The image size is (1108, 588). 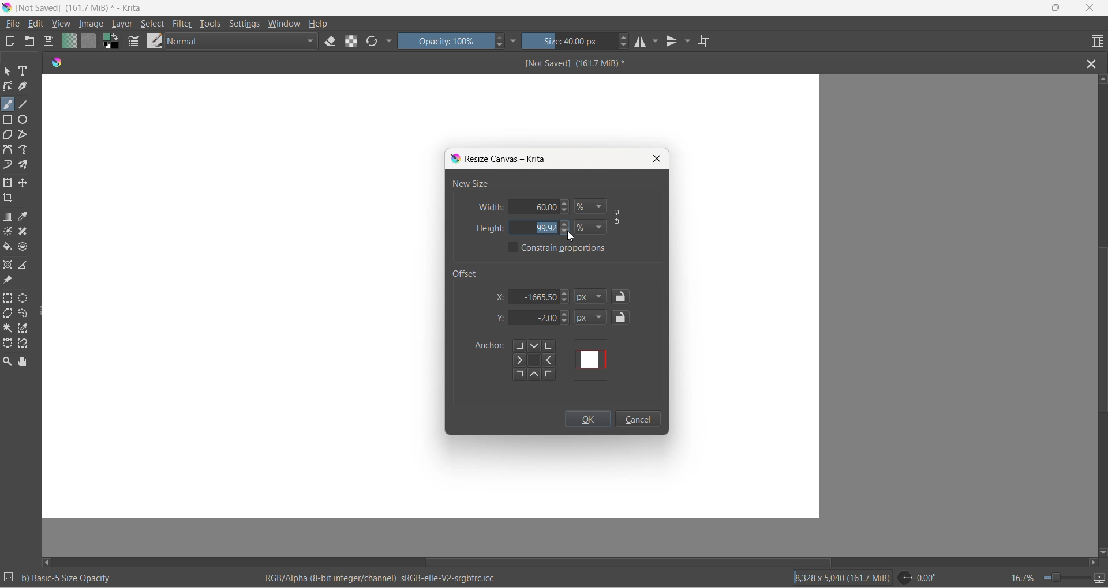 What do you see at coordinates (500, 38) in the screenshot?
I see `increment opacity` at bounding box center [500, 38].